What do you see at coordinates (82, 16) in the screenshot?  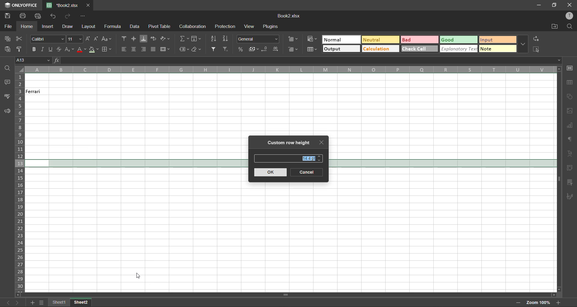 I see `customize quick access toolbar` at bounding box center [82, 16].